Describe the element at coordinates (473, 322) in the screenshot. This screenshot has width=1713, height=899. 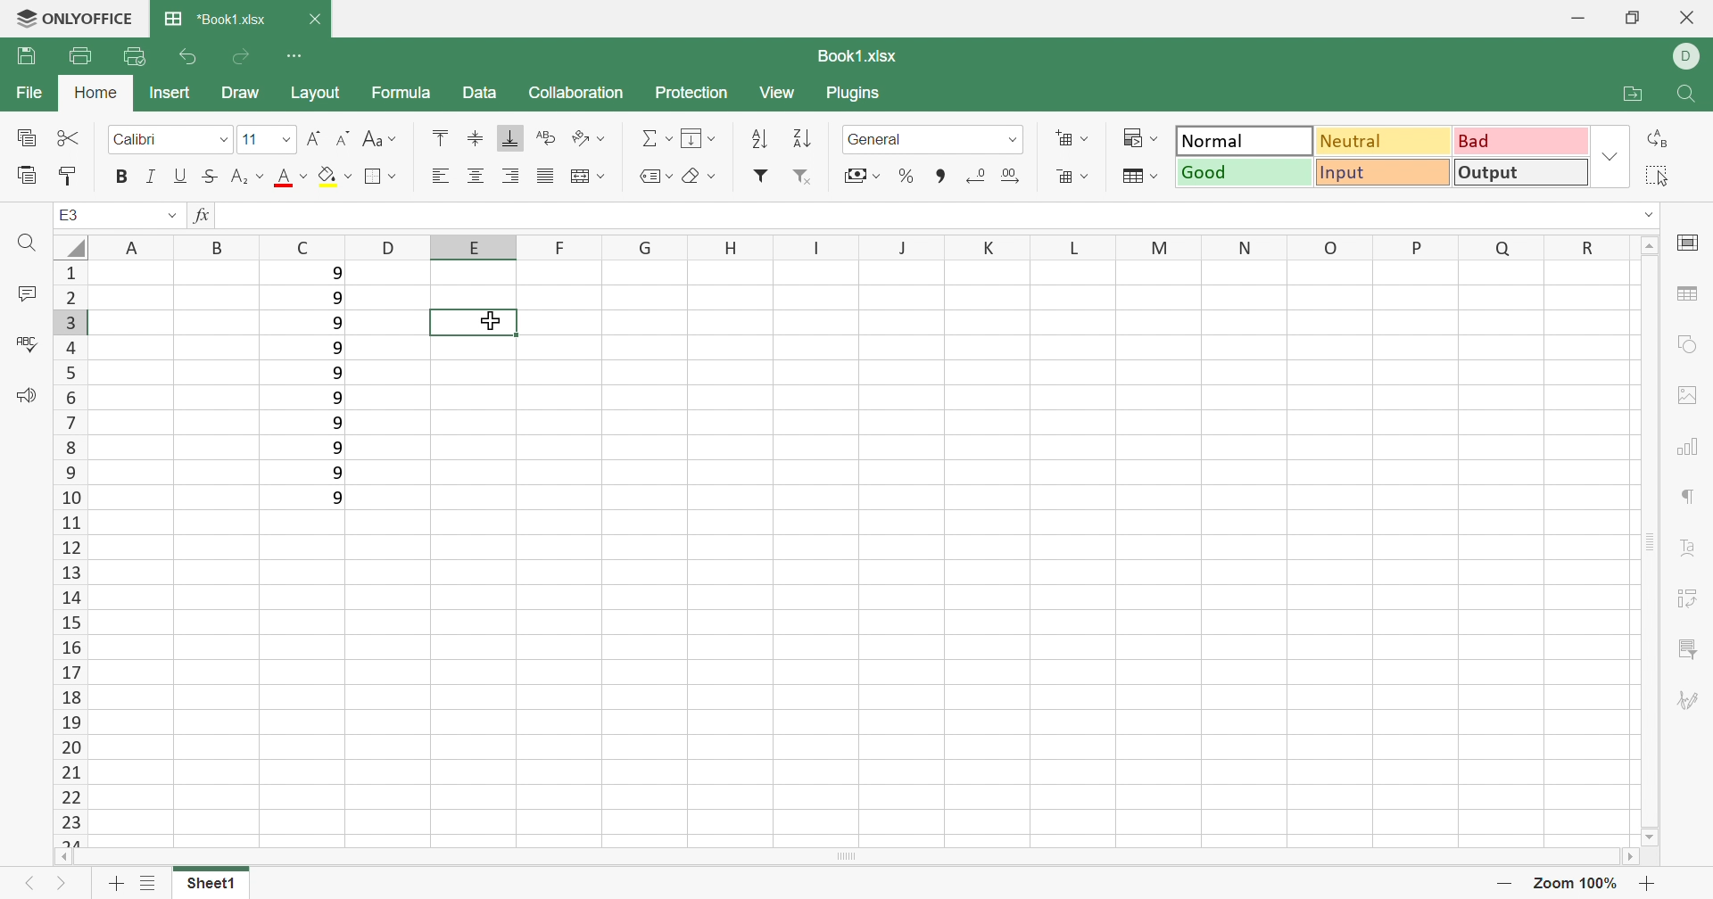
I see `Selected cell` at that location.